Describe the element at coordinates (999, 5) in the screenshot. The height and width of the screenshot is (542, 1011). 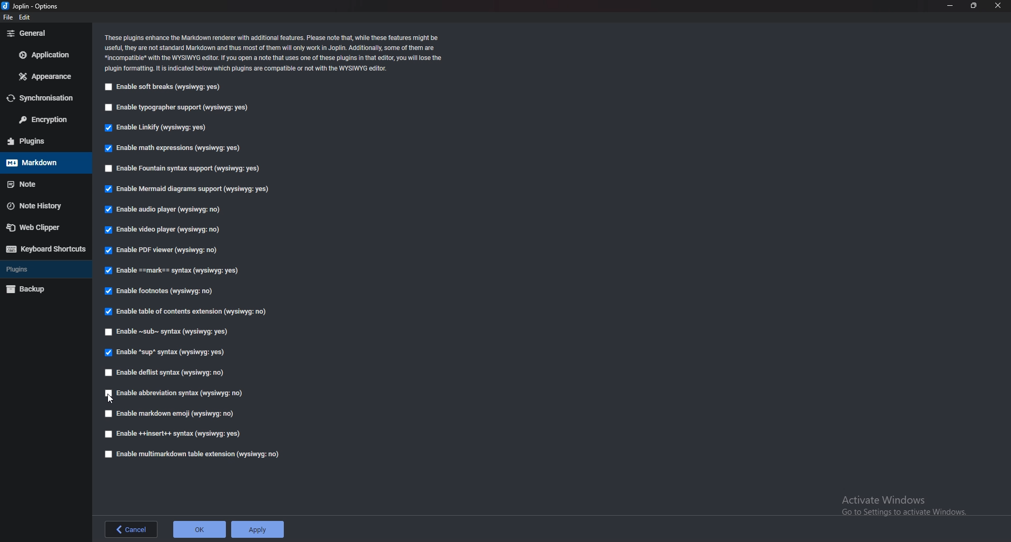
I see `close` at that location.